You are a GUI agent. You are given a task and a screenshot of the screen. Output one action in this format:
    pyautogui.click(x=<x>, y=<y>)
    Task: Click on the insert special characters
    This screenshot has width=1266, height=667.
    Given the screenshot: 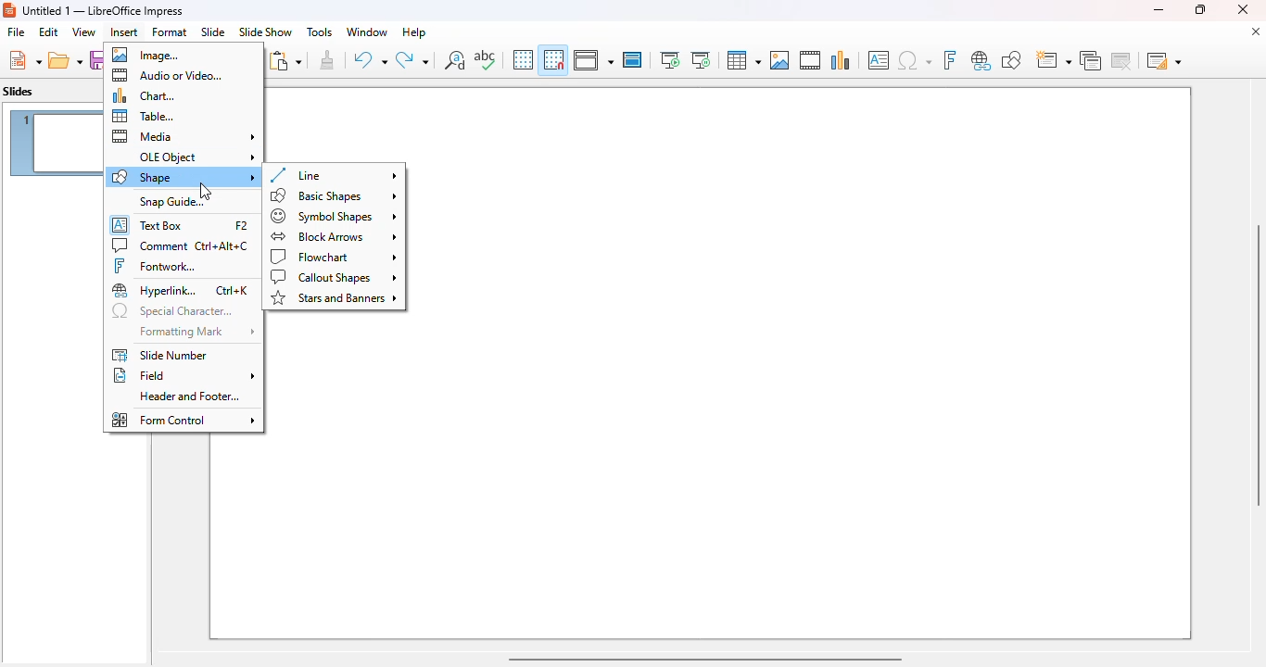 What is the action you would take?
    pyautogui.click(x=915, y=60)
    